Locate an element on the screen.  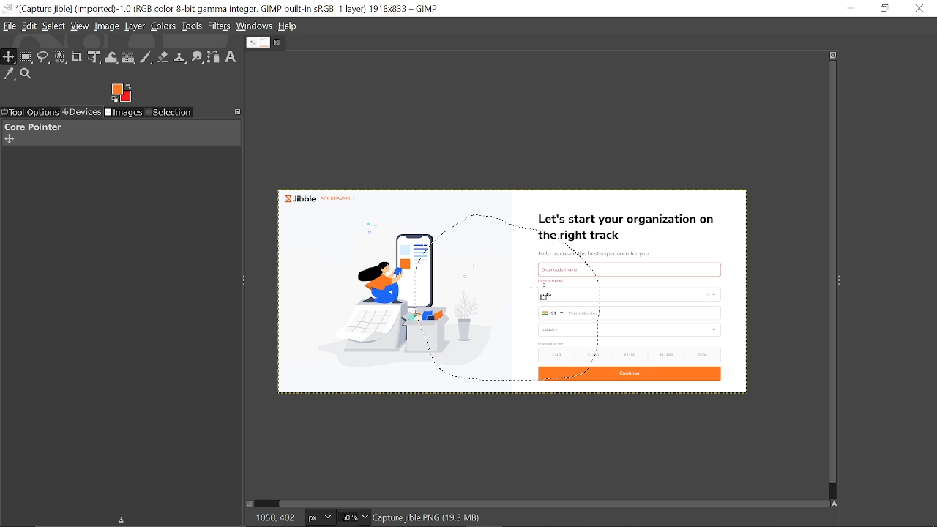
Smudge tool is located at coordinates (198, 58).